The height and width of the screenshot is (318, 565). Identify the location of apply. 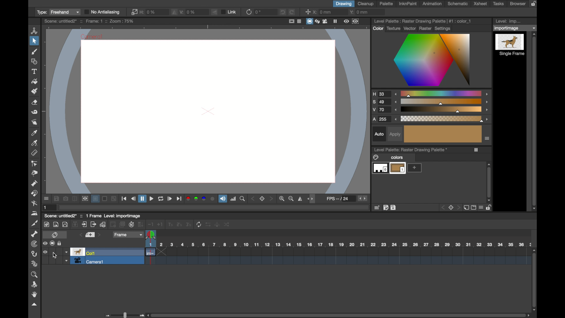
(395, 135).